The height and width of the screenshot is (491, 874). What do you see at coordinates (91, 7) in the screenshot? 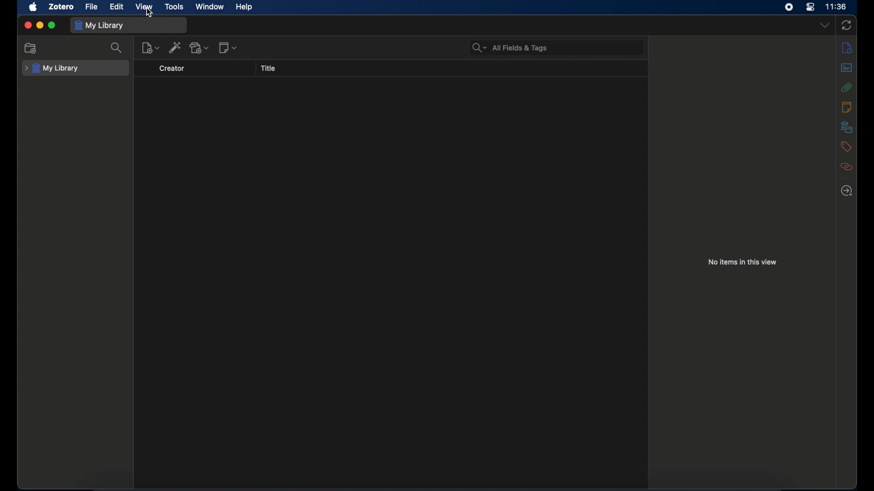
I see `file` at bounding box center [91, 7].